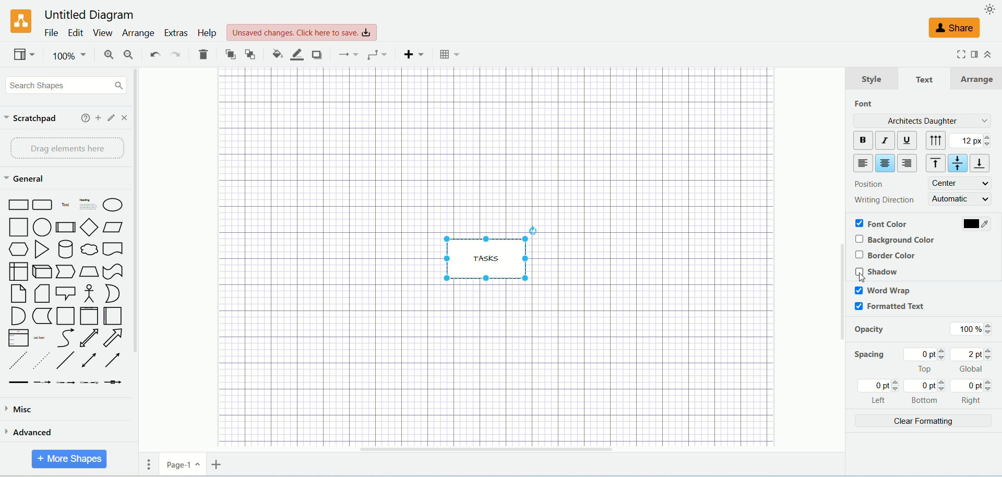 The height and width of the screenshot is (477, 1002). I want to click on file, so click(50, 33).